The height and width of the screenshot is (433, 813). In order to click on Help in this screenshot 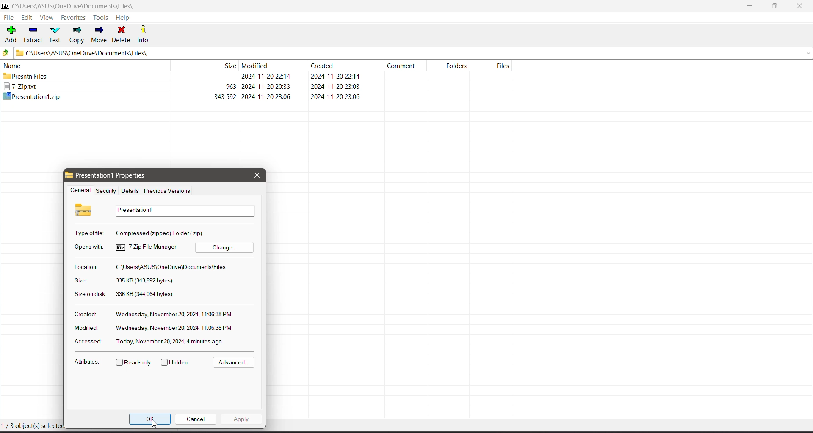, I will do `click(123, 18)`.